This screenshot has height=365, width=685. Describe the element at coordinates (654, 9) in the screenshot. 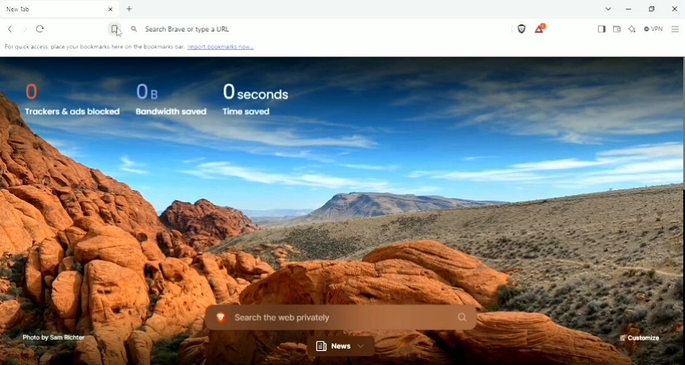

I see `Restore down` at that location.